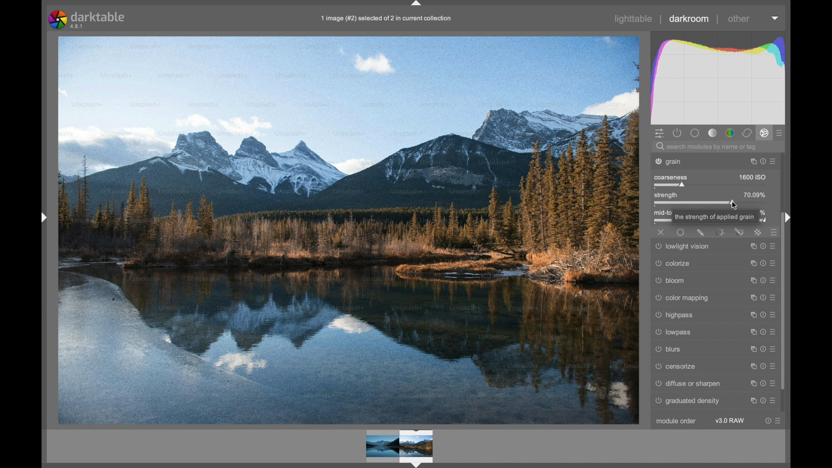 Image resolution: width=832 pixels, height=468 pixels. Describe the element at coordinates (750, 263) in the screenshot. I see `instance` at that location.